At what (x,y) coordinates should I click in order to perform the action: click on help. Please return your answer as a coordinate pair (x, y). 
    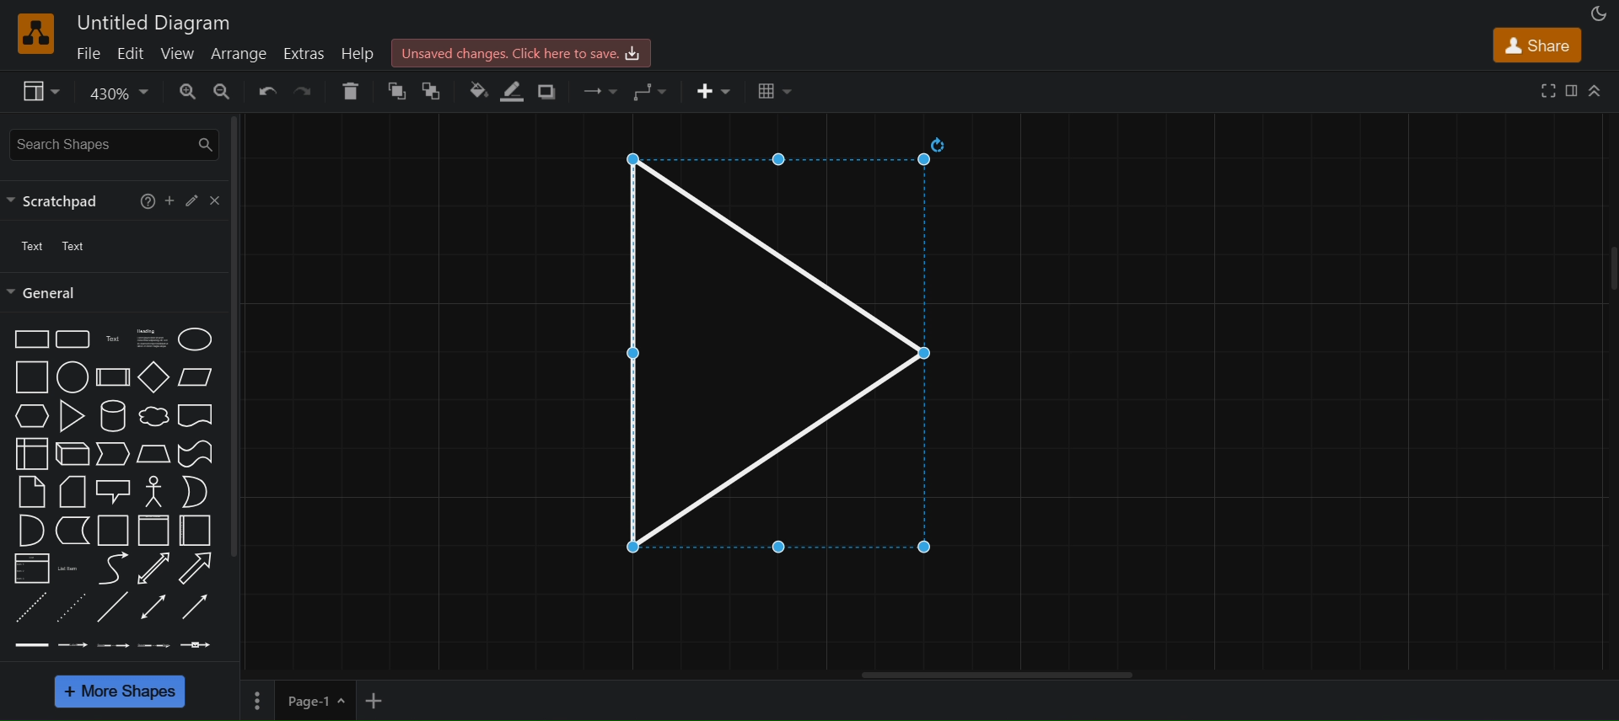
    Looking at the image, I should click on (359, 52).